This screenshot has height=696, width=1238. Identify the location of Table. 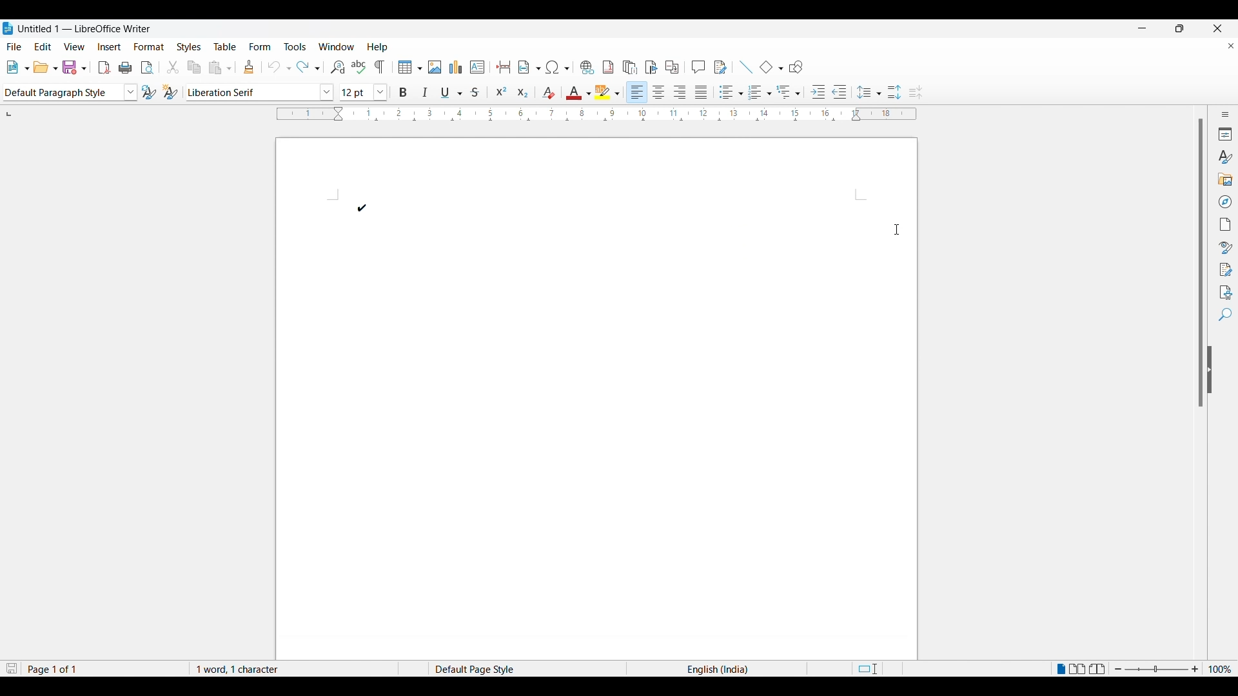
(226, 45).